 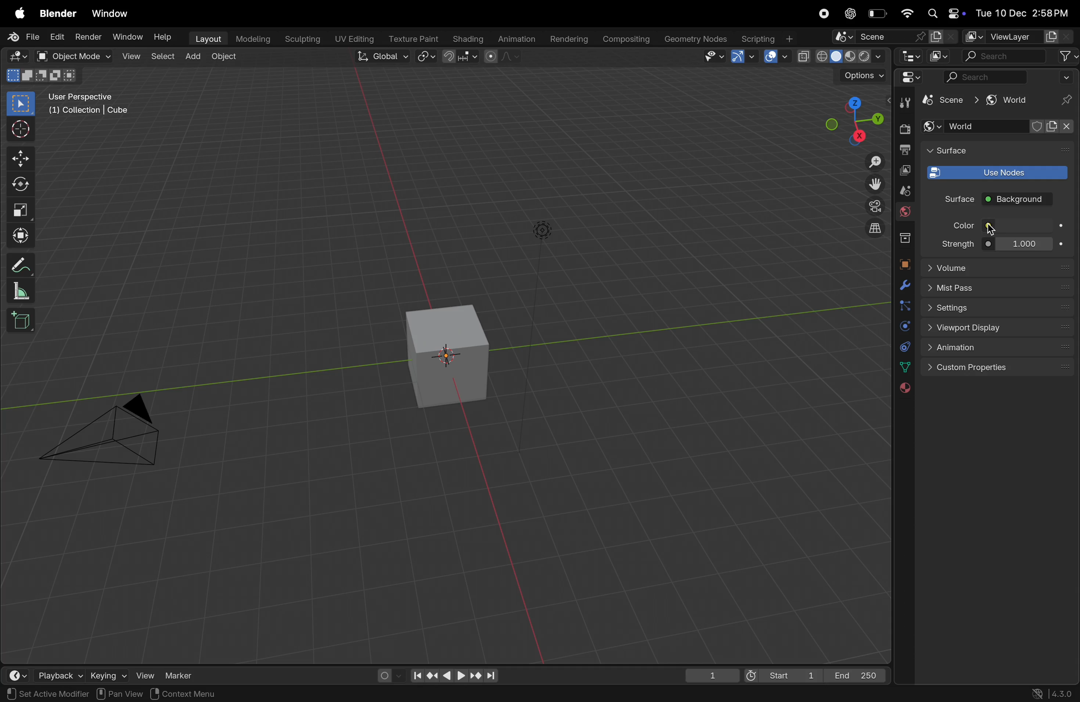 I want to click on marker, so click(x=180, y=674).